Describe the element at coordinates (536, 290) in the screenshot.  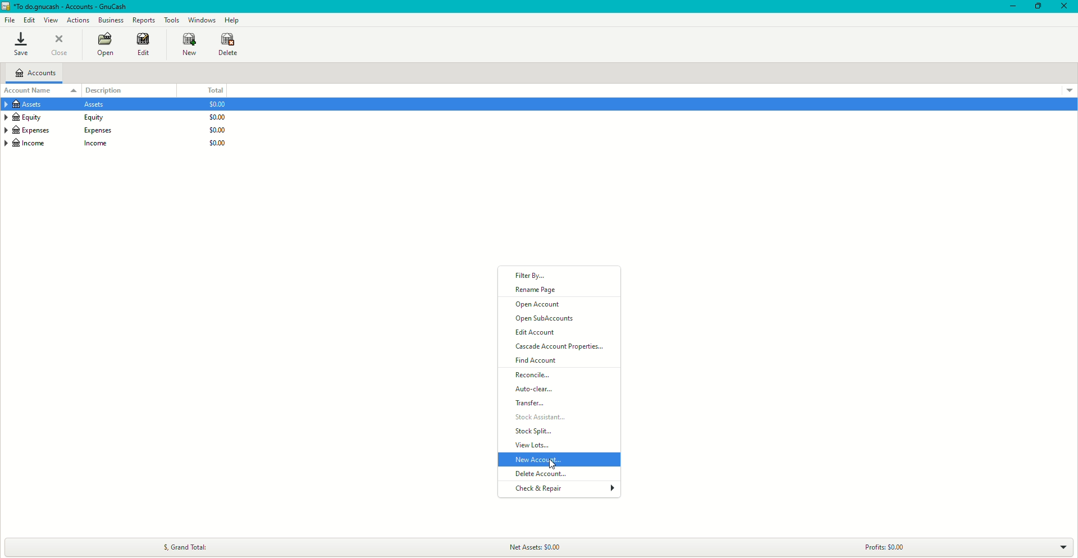
I see `Rename Page` at that location.